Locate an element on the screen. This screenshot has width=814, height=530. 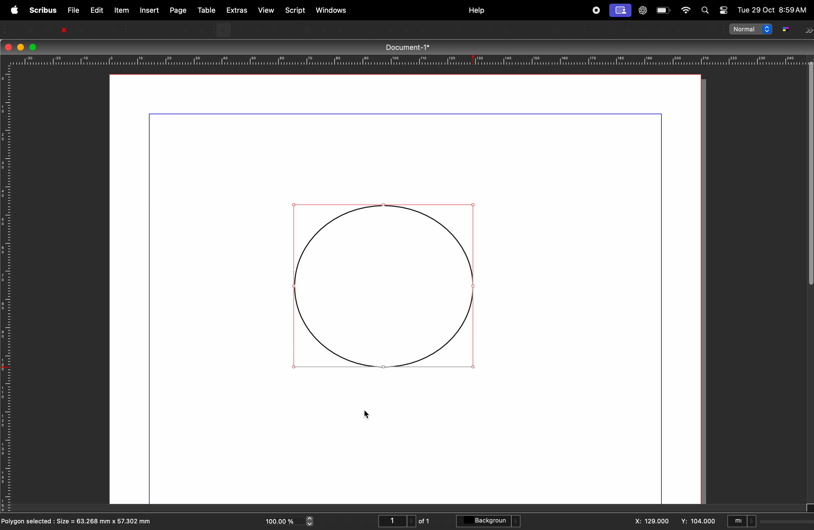
y: 104.00 is located at coordinates (695, 520).